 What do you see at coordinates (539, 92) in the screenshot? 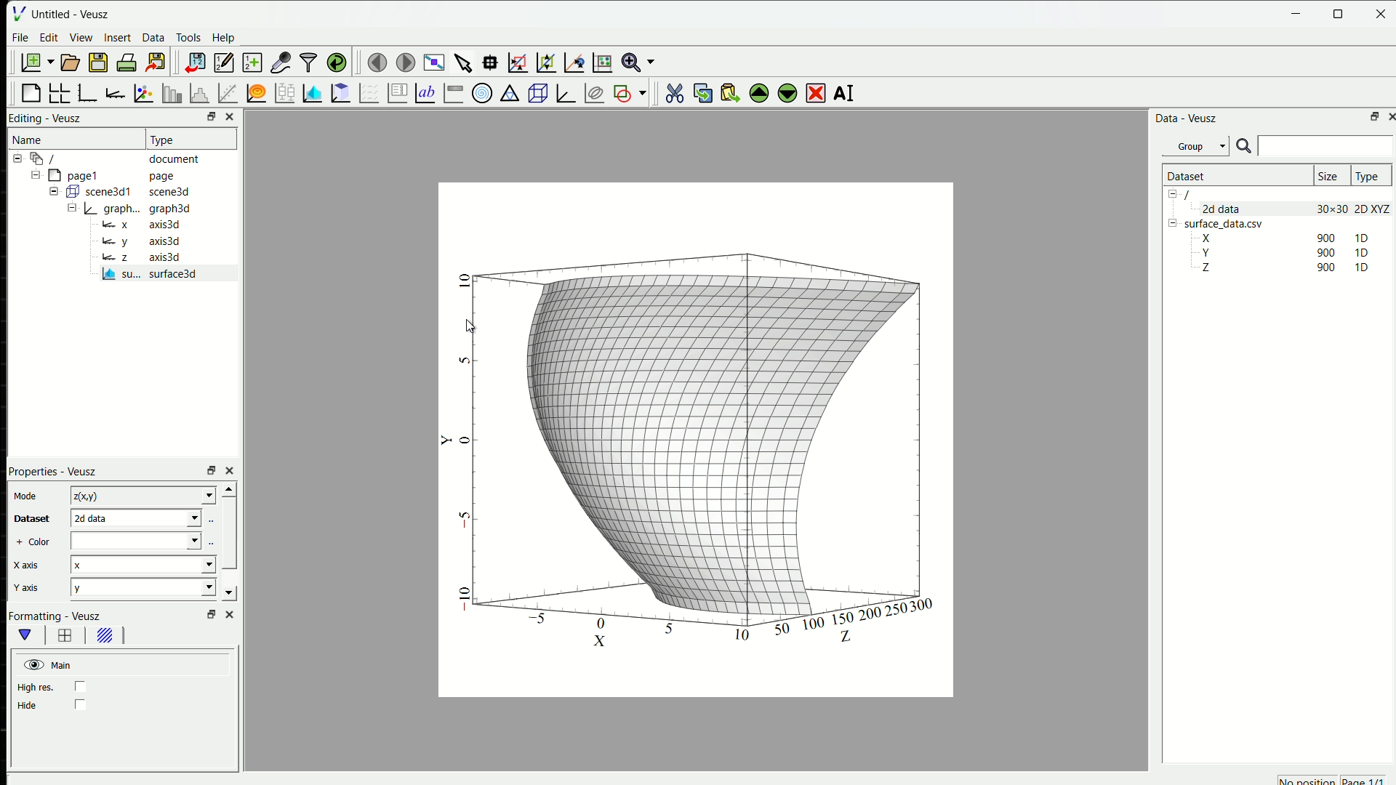
I see `3D scene` at bounding box center [539, 92].